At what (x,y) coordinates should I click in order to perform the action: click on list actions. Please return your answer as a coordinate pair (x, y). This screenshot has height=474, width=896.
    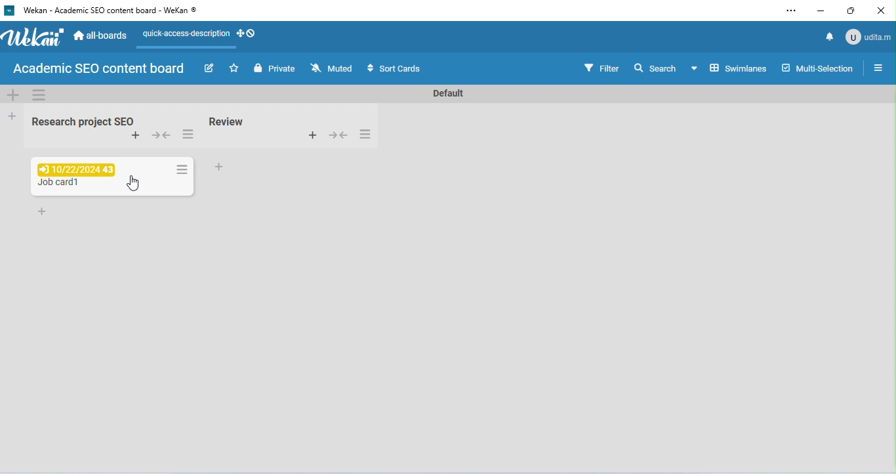
    Looking at the image, I should click on (187, 135).